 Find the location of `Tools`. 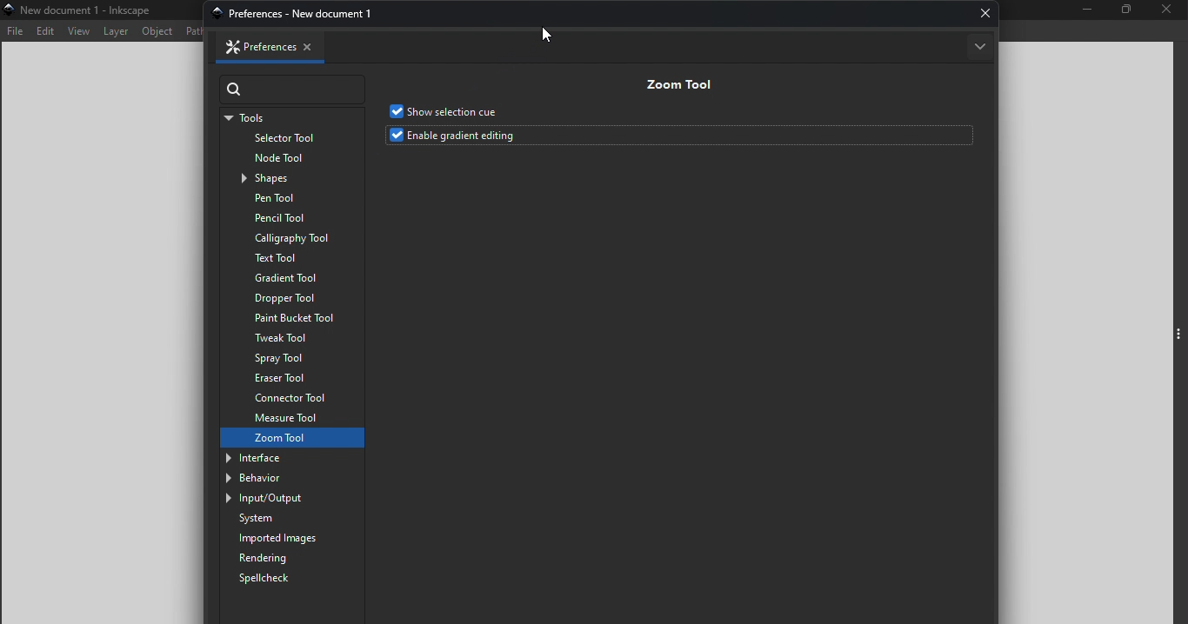

Tools is located at coordinates (290, 116).